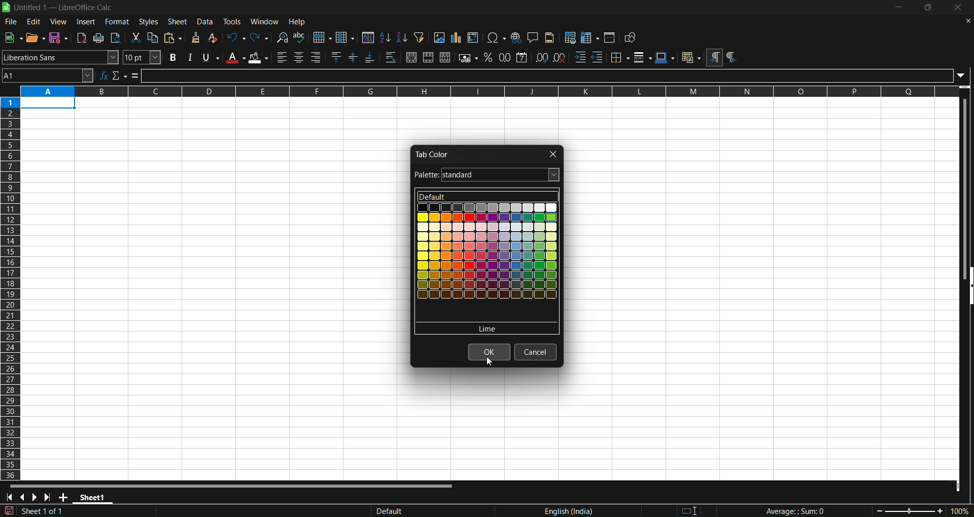 Image resolution: width=974 pixels, height=517 pixels. I want to click on view, so click(60, 21).